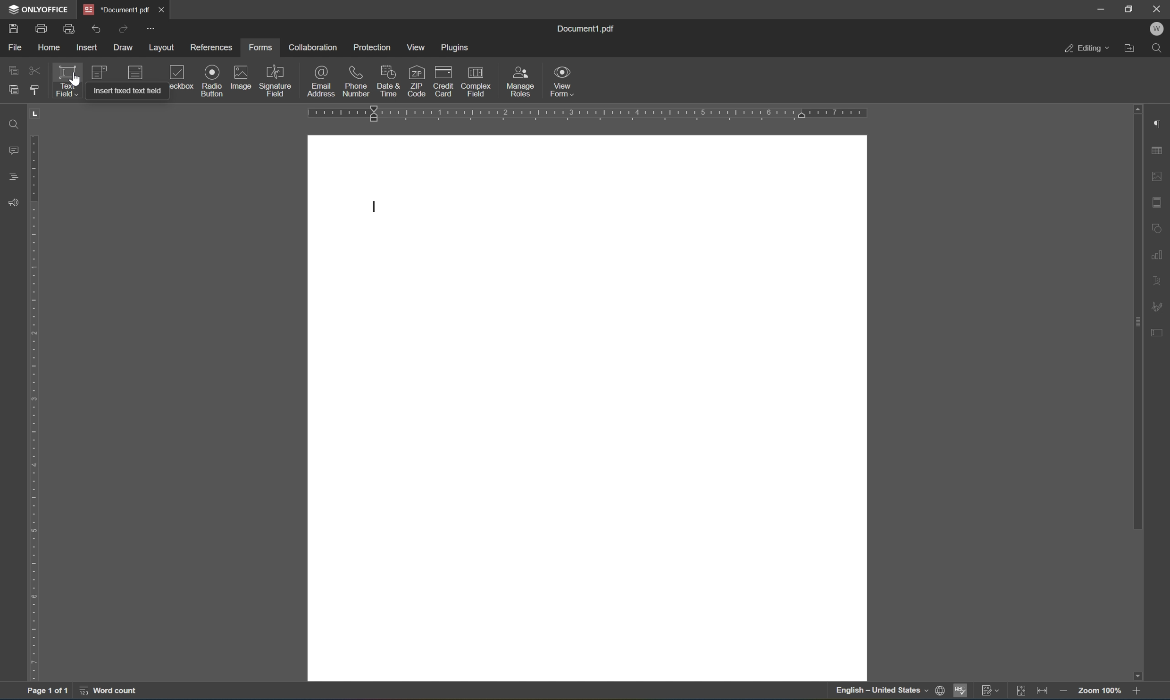 The width and height of the screenshot is (1170, 700). Describe the element at coordinates (33, 92) in the screenshot. I see `copy style` at that location.